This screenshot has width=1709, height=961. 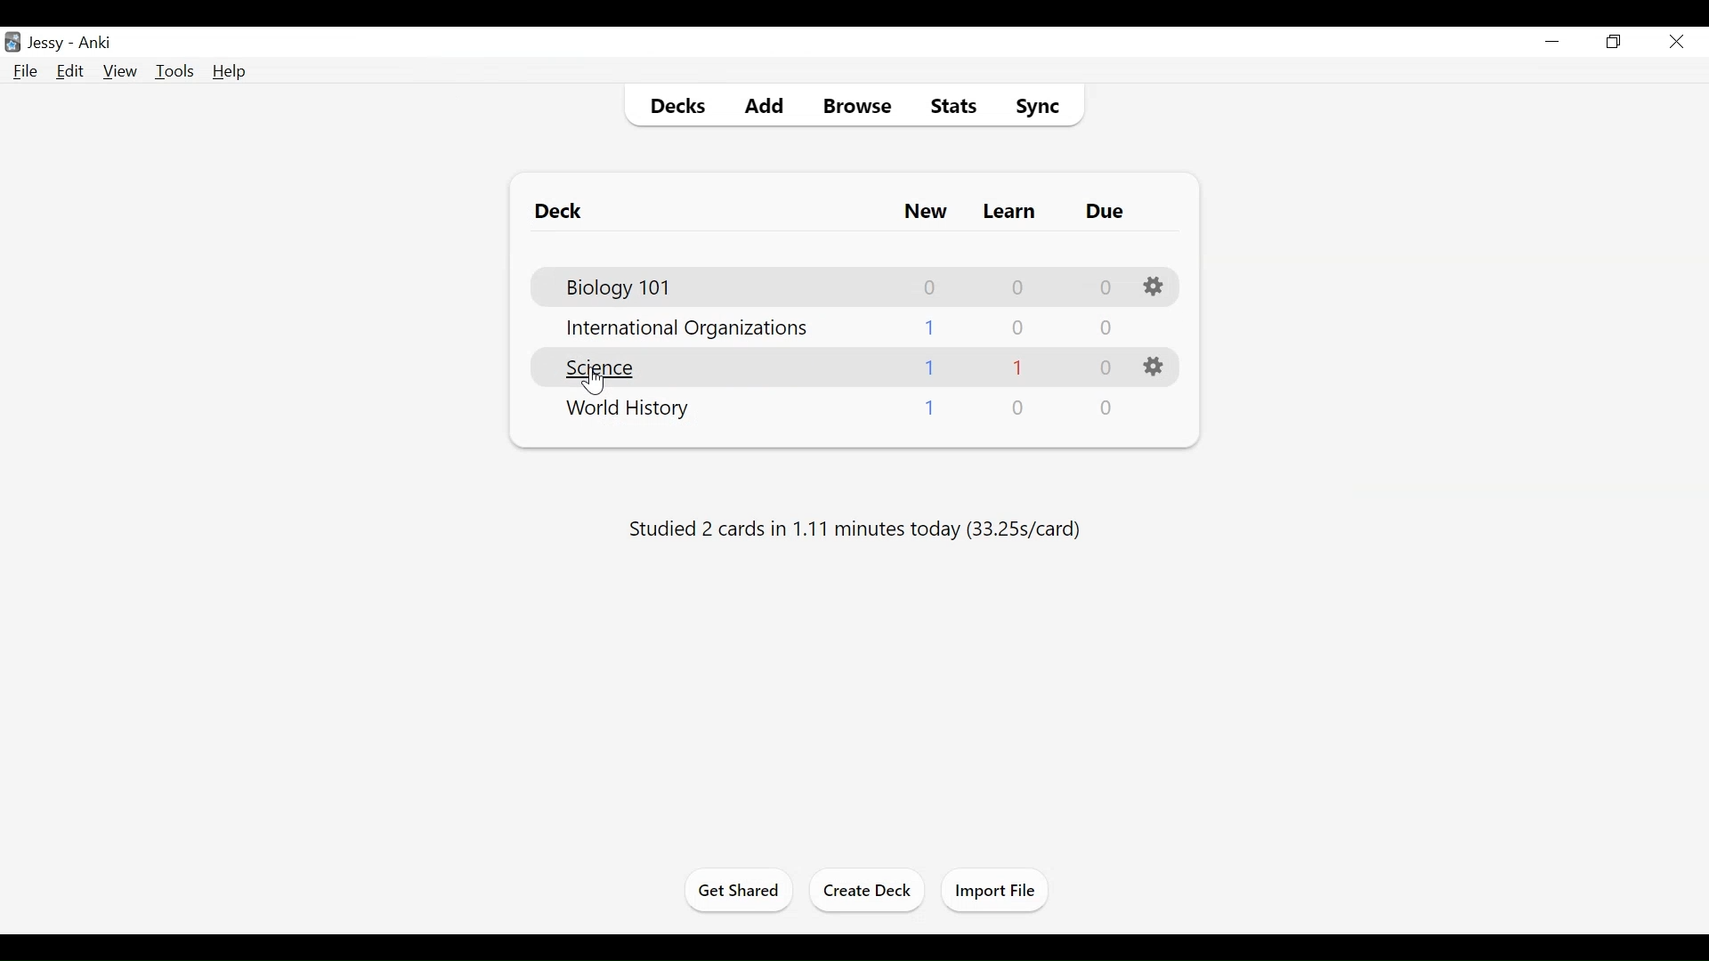 What do you see at coordinates (992, 890) in the screenshot?
I see `Import File` at bounding box center [992, 890].